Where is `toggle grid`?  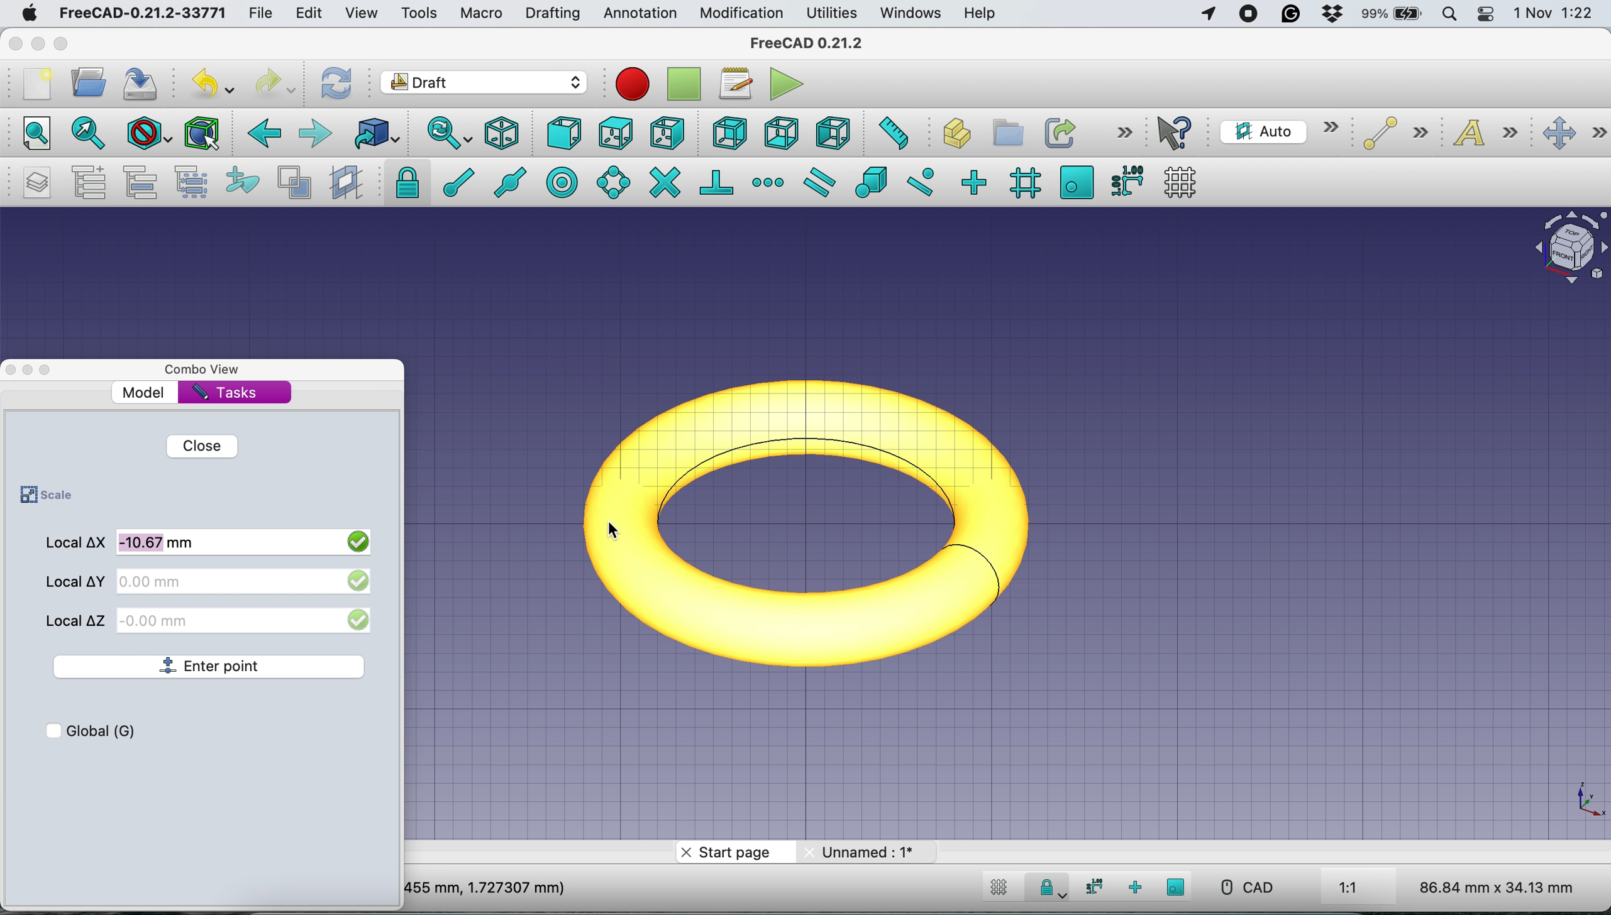 toggle grid is located at coordinates (1185, 182).